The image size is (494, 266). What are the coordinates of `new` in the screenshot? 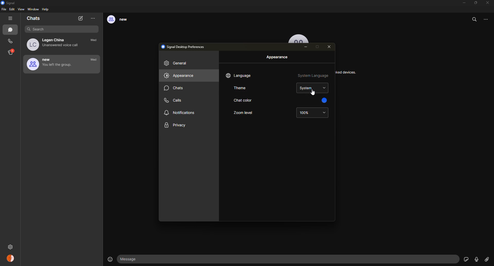 It's located at (51, 64).